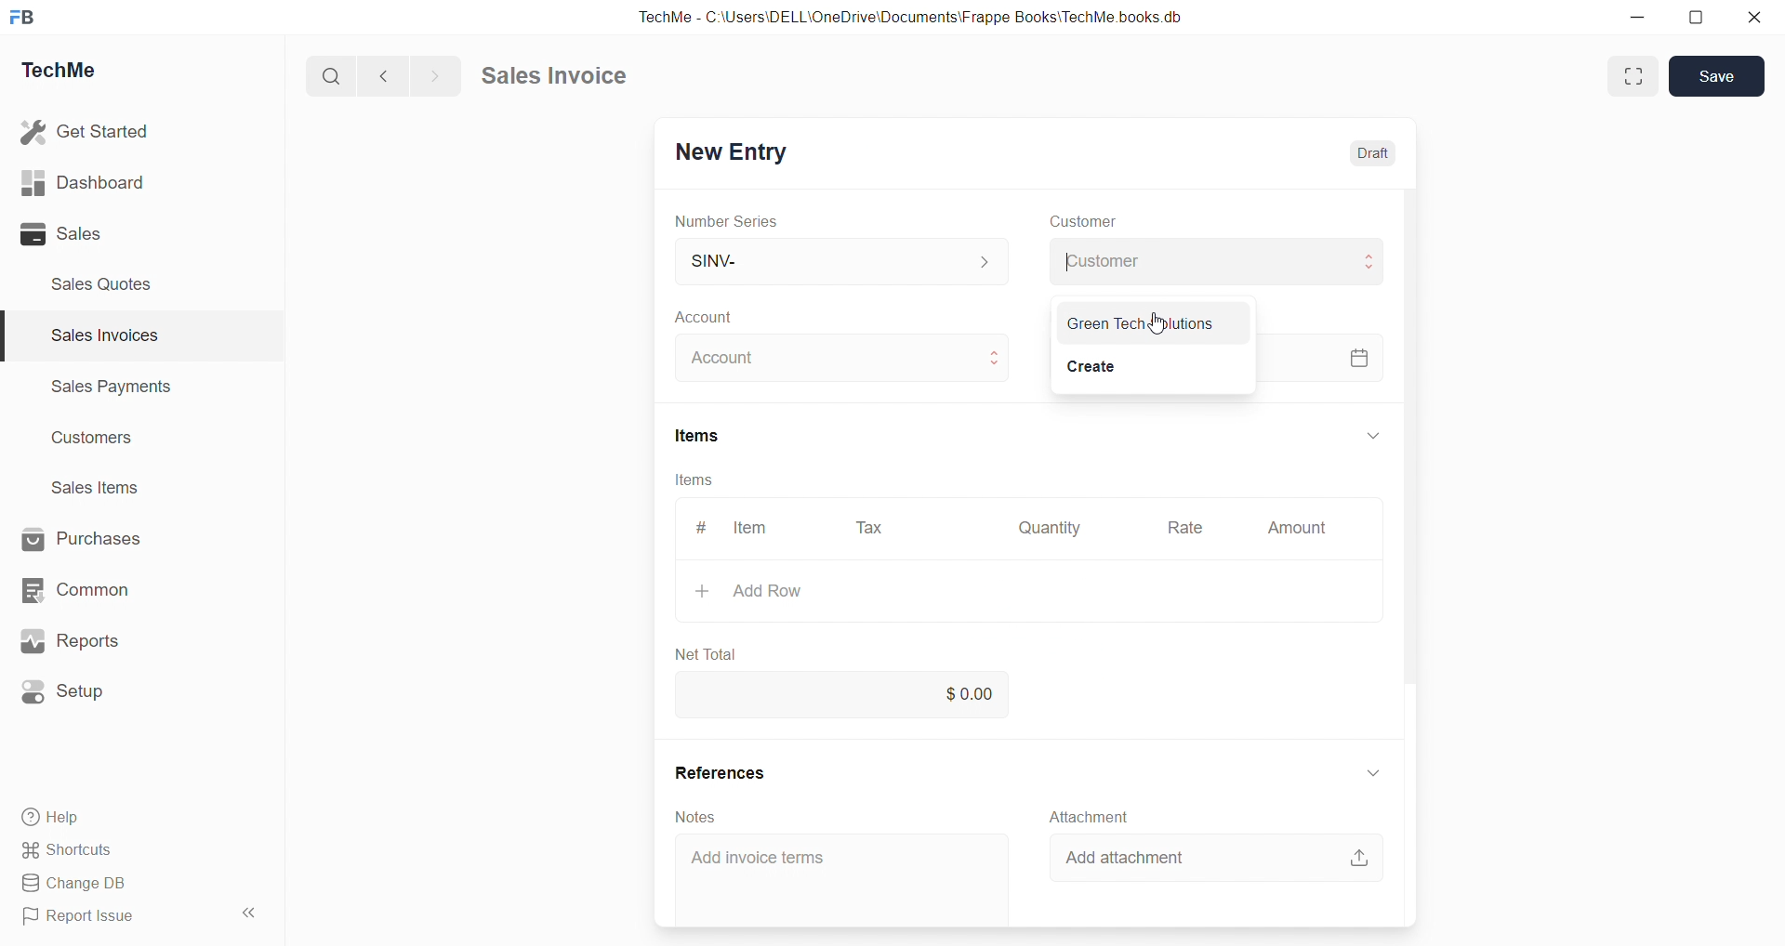  Describe the element at coordinates (70, 850) in the screenshot. I see `Shortcuts` at that location.